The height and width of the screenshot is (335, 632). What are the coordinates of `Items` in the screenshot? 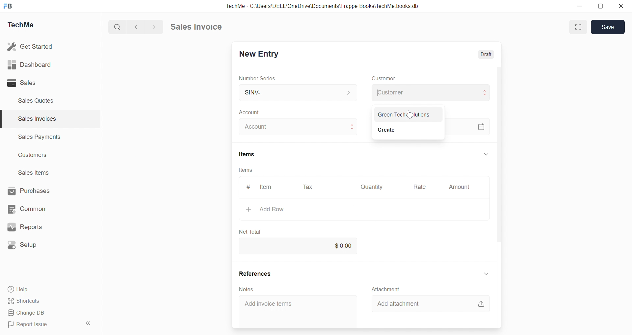 It's located at (248, 154).